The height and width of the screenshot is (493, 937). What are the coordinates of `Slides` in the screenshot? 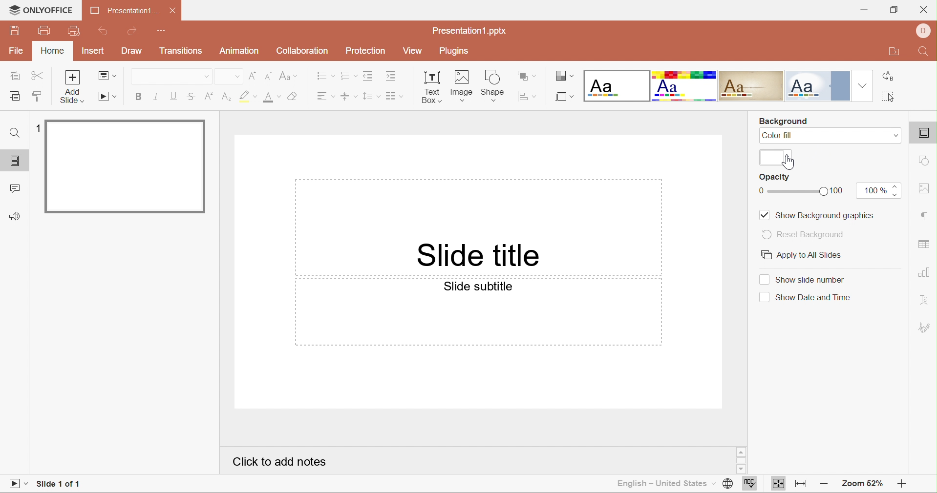 It's located at (15, 161).